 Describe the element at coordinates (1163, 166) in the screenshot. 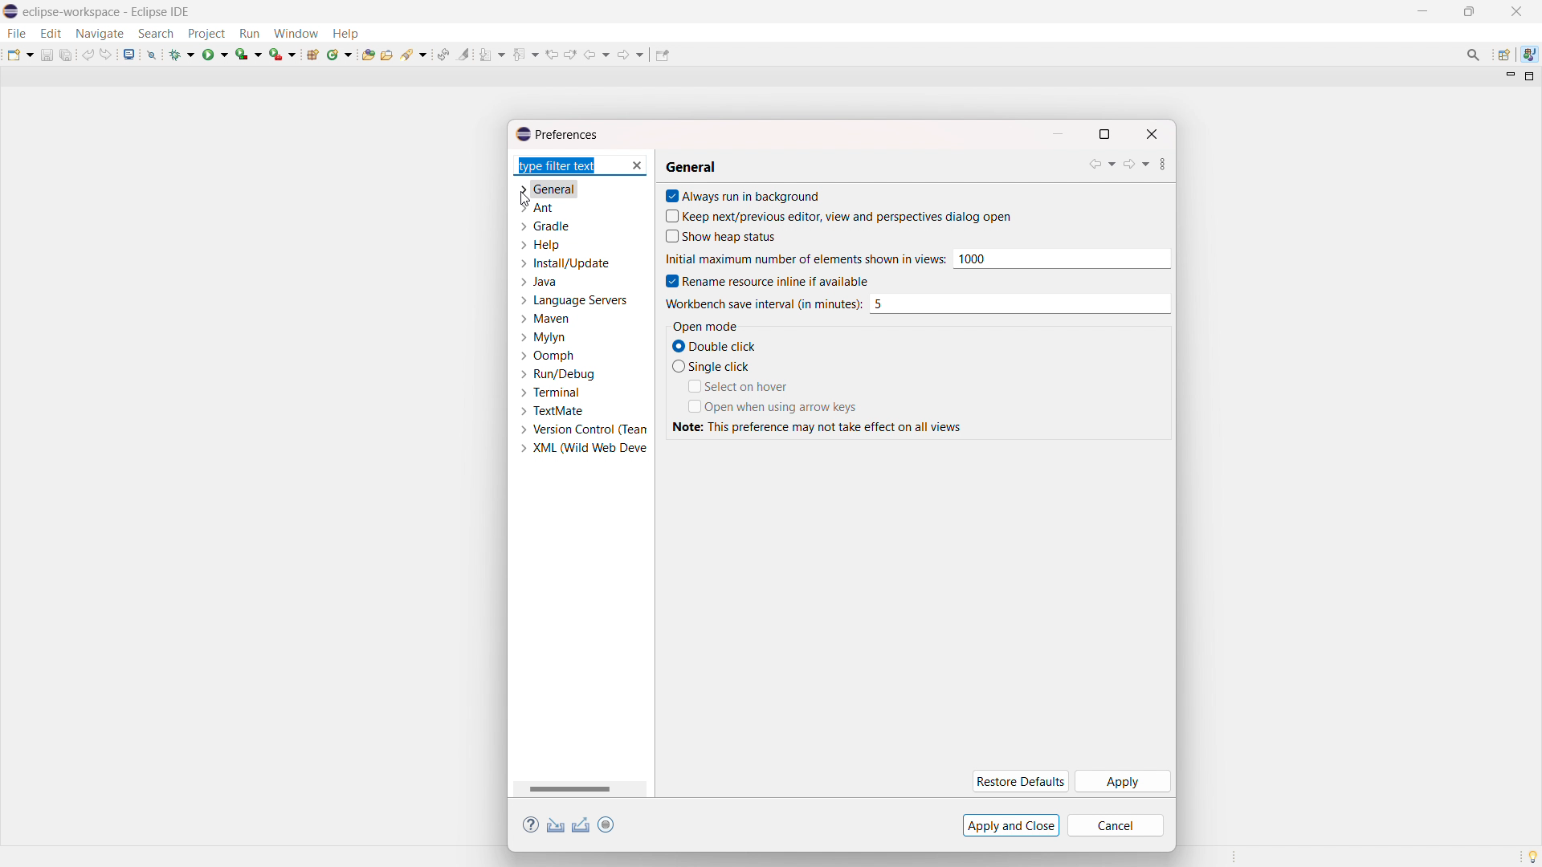

I see `view menu` at that location.